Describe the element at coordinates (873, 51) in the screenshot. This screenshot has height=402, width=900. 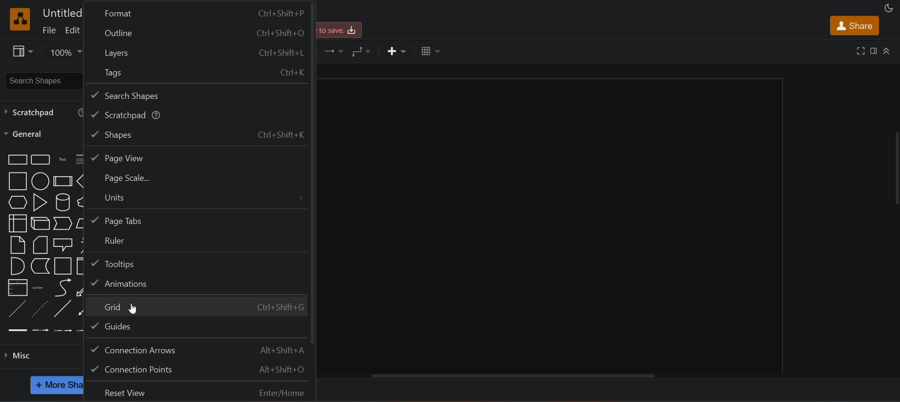
I see `format` at that location.